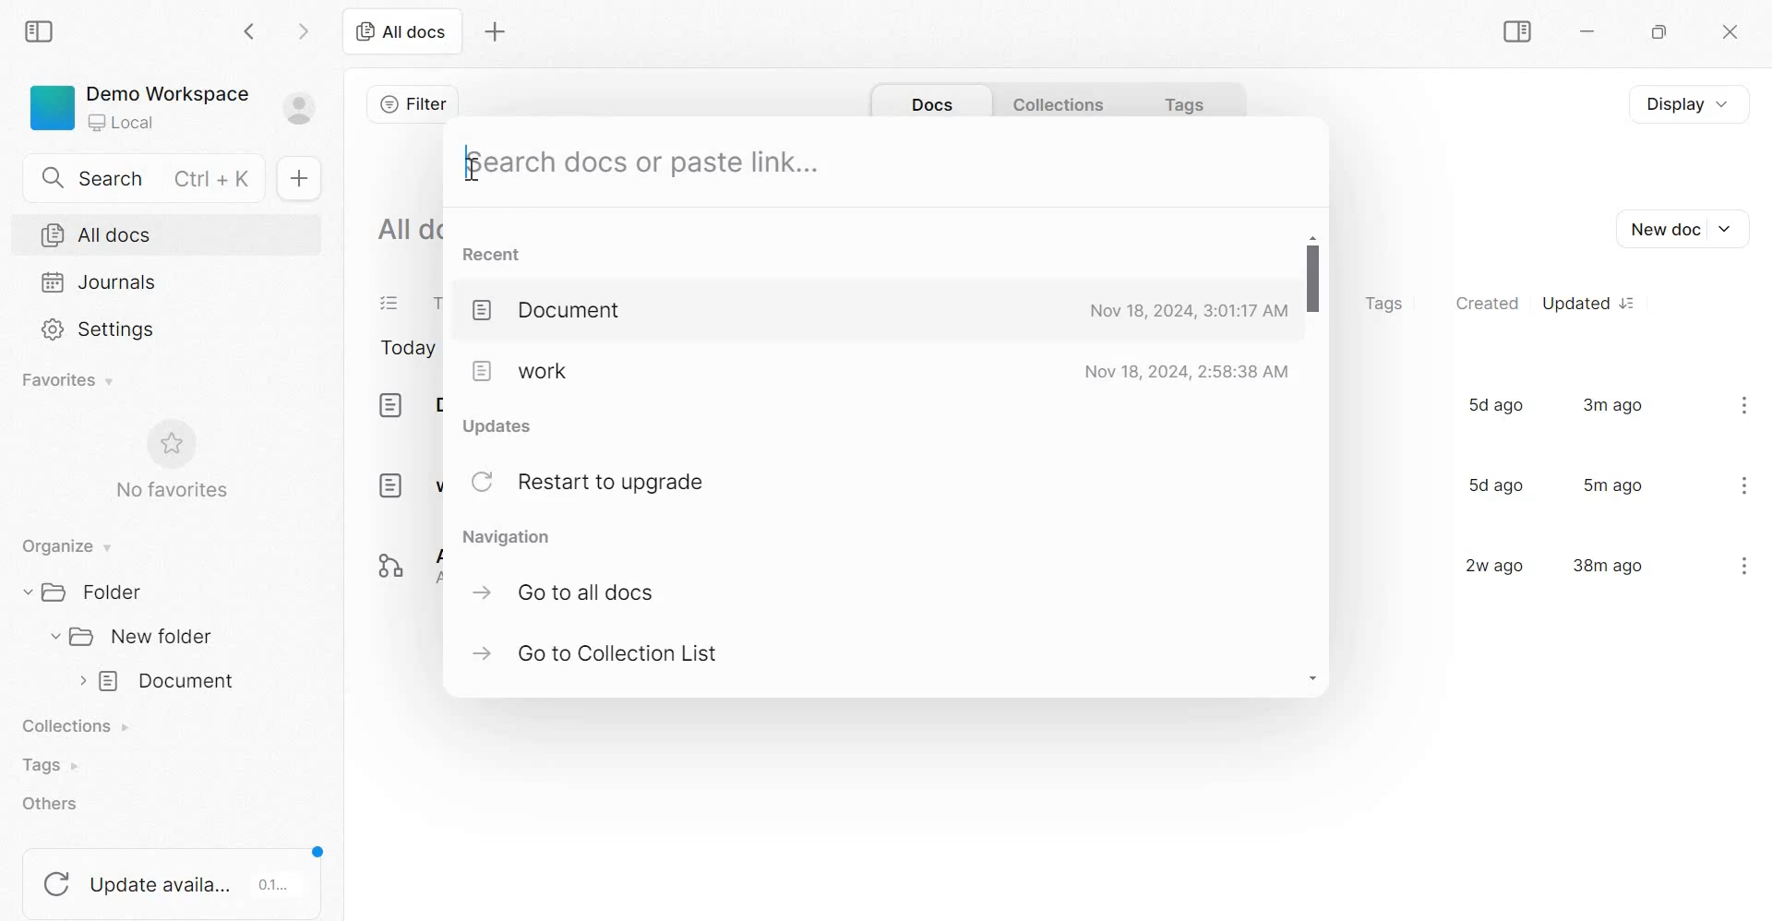 Image resolution: width=1772 pixels, height=921 pixels. I want to click on kebab menu, so click(1743, 565).